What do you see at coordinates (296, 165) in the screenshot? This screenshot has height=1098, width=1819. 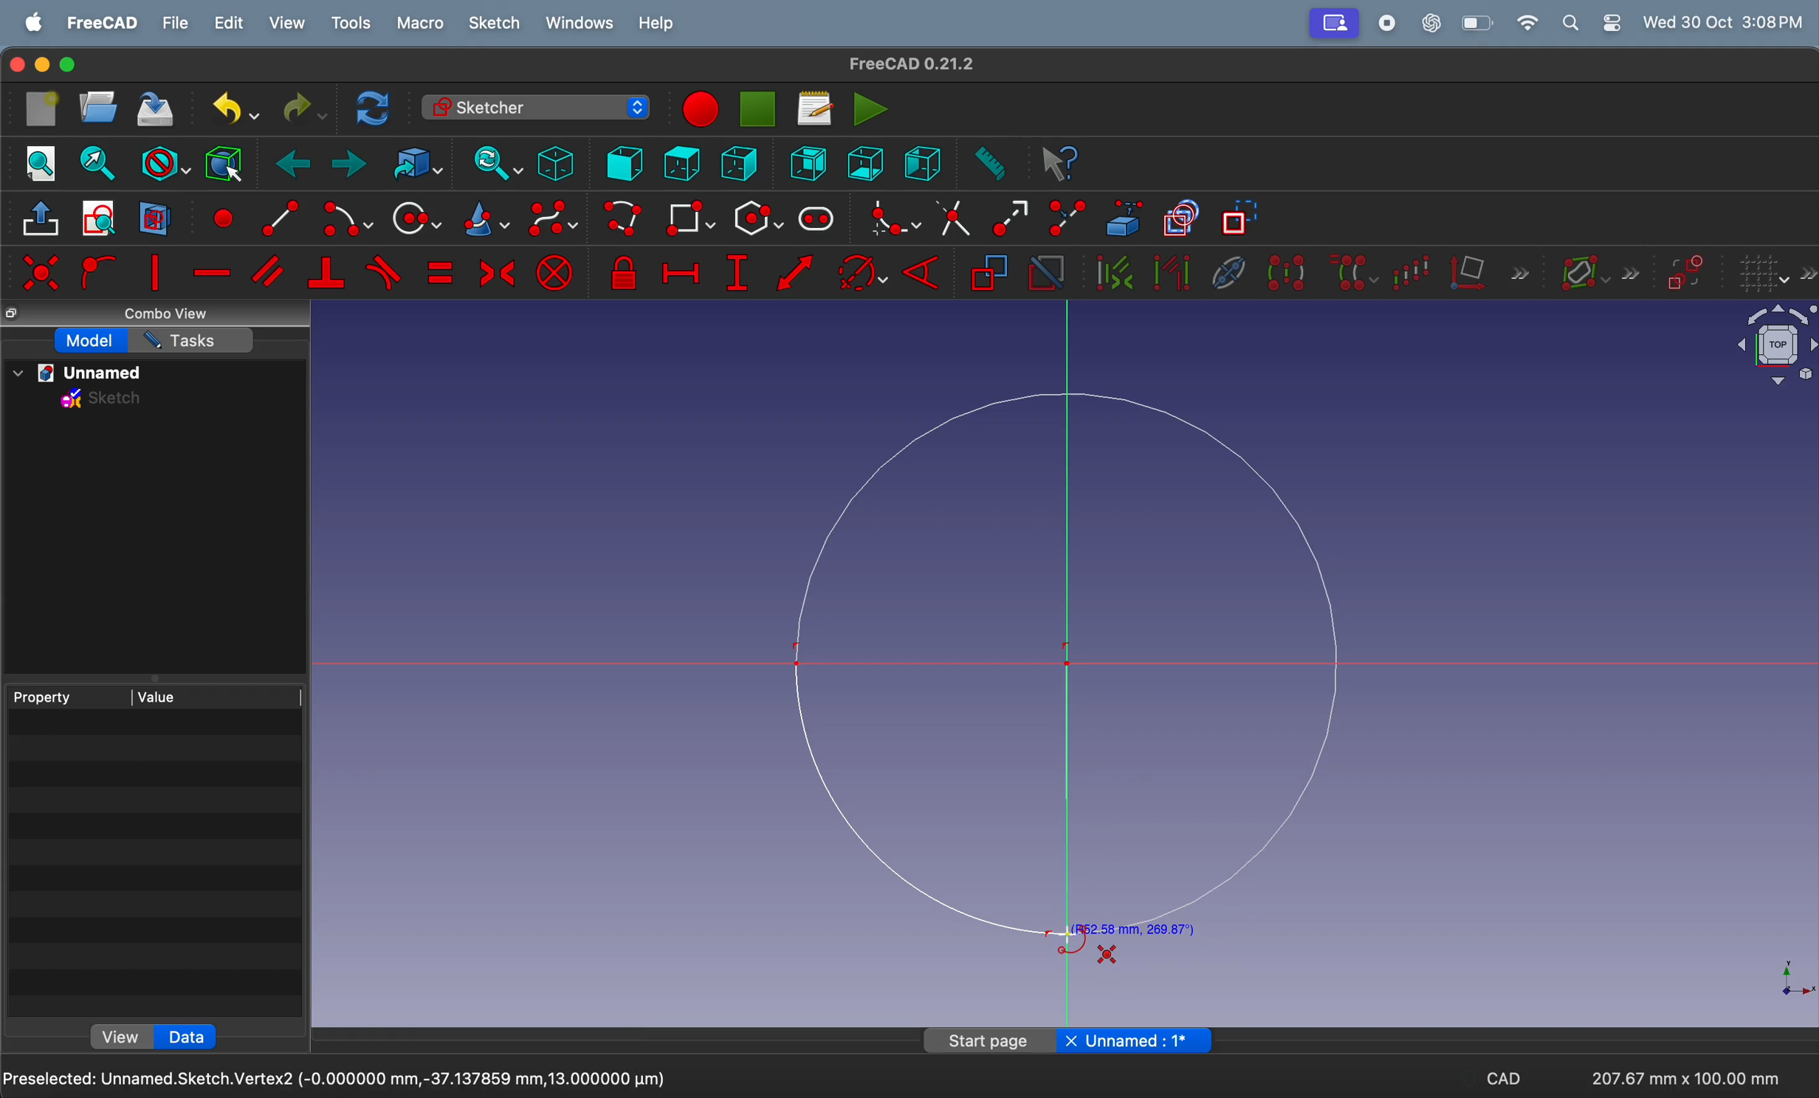 I see `back` at bounding box center [296, 165].